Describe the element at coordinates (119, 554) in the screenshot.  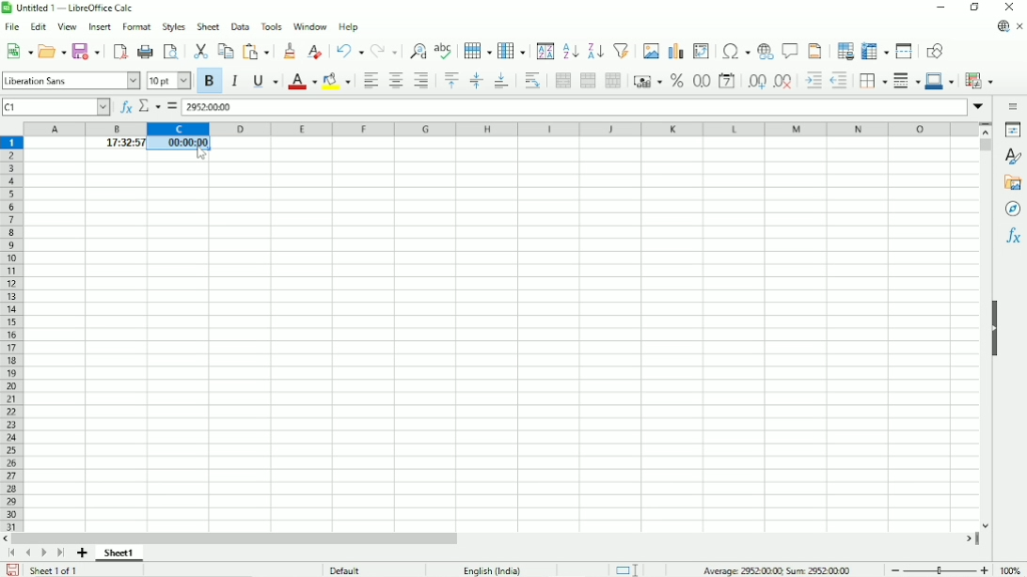
I see `Sheet 1` at that location.